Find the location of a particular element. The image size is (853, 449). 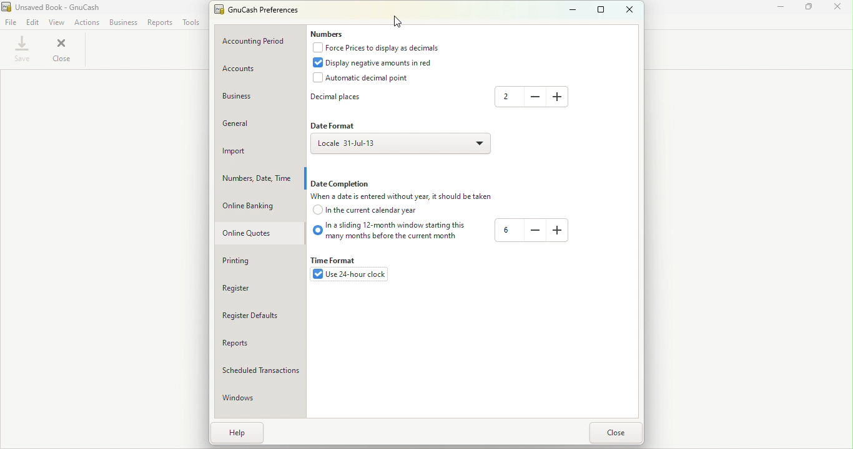

- is located at coordinates (531, 96).